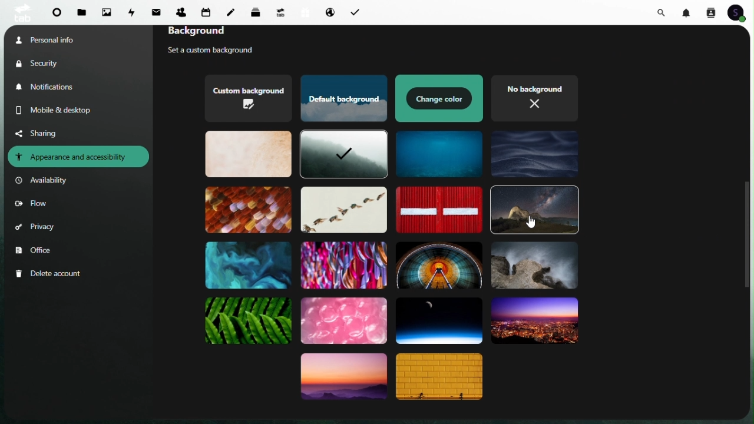 This screenshot has width=754, height=424. I want to click on availability, so click(44, 181).